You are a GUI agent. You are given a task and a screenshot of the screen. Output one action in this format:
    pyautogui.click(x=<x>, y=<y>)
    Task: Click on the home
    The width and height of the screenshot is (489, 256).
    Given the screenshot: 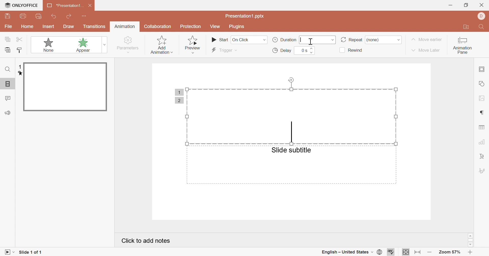 What is the action you would take?
    pyautogui.click(x=28, y=26)
    